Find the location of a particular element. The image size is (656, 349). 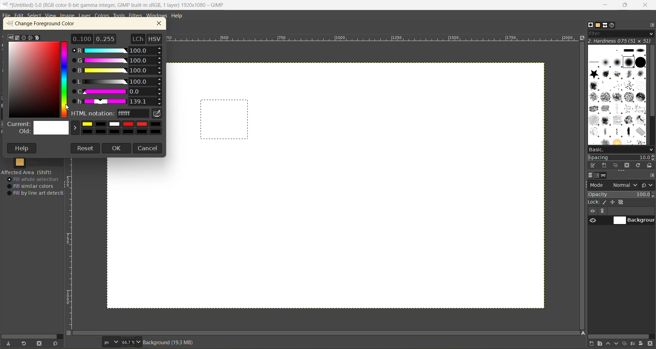

spacing is located at coordinates (622, 157).